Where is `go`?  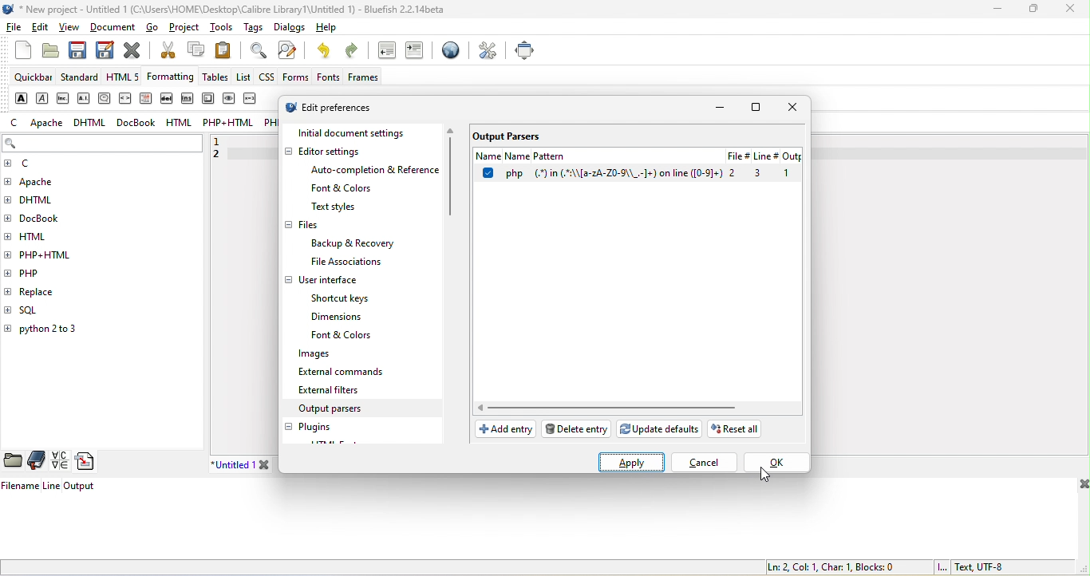
go is located at coordinates (157, 30).